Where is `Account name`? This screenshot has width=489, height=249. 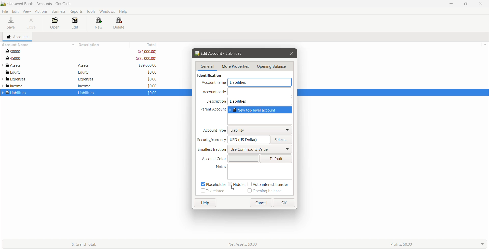 Account name is located at coordinates (261, 82).